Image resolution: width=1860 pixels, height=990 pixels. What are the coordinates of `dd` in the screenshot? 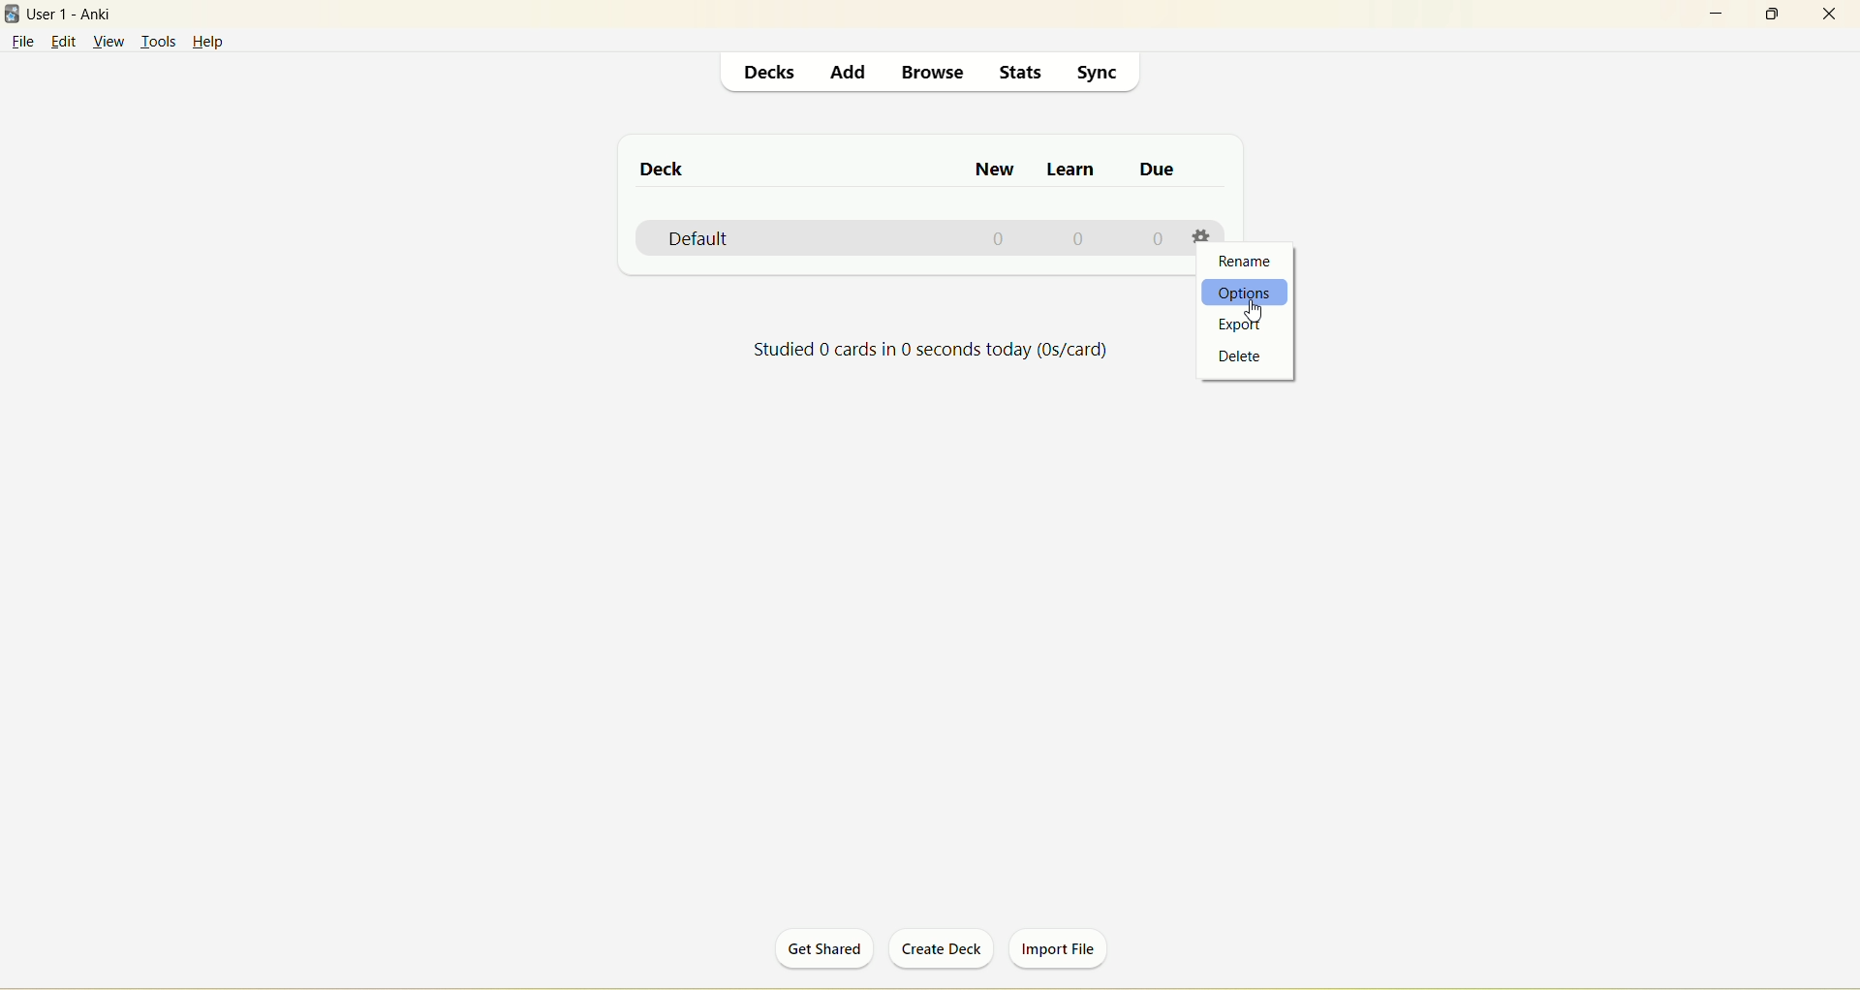 It's located at (851, 75).